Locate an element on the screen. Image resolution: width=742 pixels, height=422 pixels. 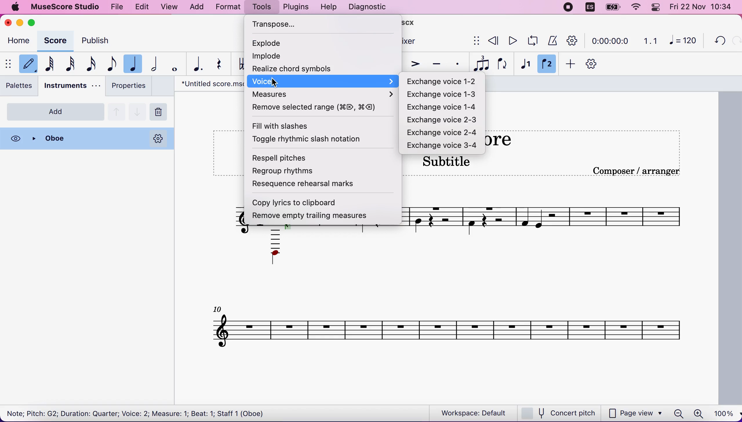
untitled scrore is located at coordinates (447, 310).